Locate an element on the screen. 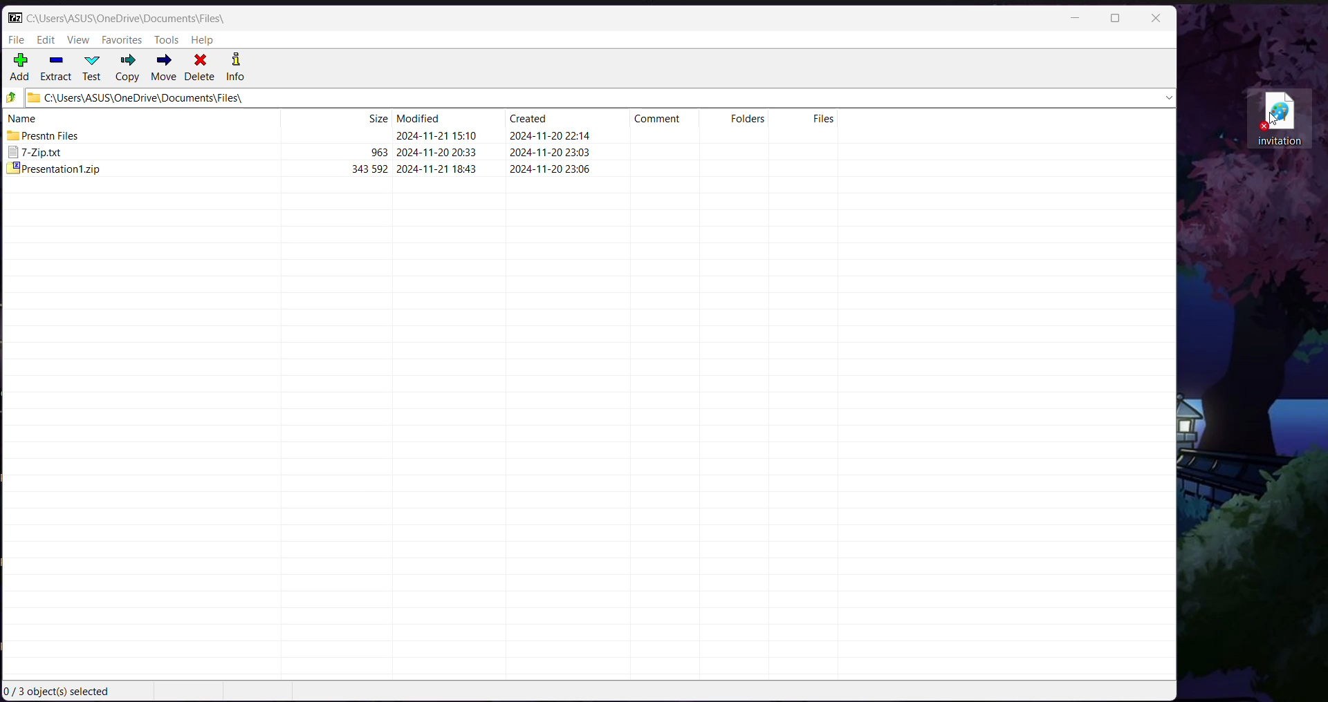  Application Logo is located at coordinates (15, 17).